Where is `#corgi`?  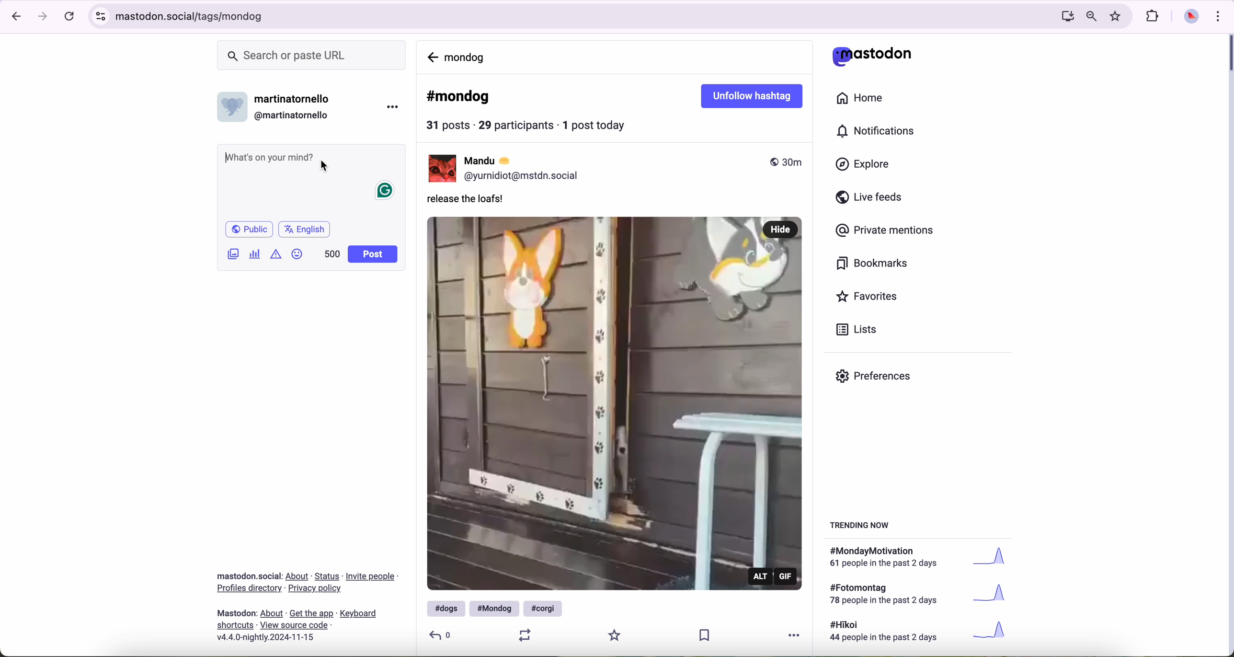
#corgi is located at coordinates (544, 608).